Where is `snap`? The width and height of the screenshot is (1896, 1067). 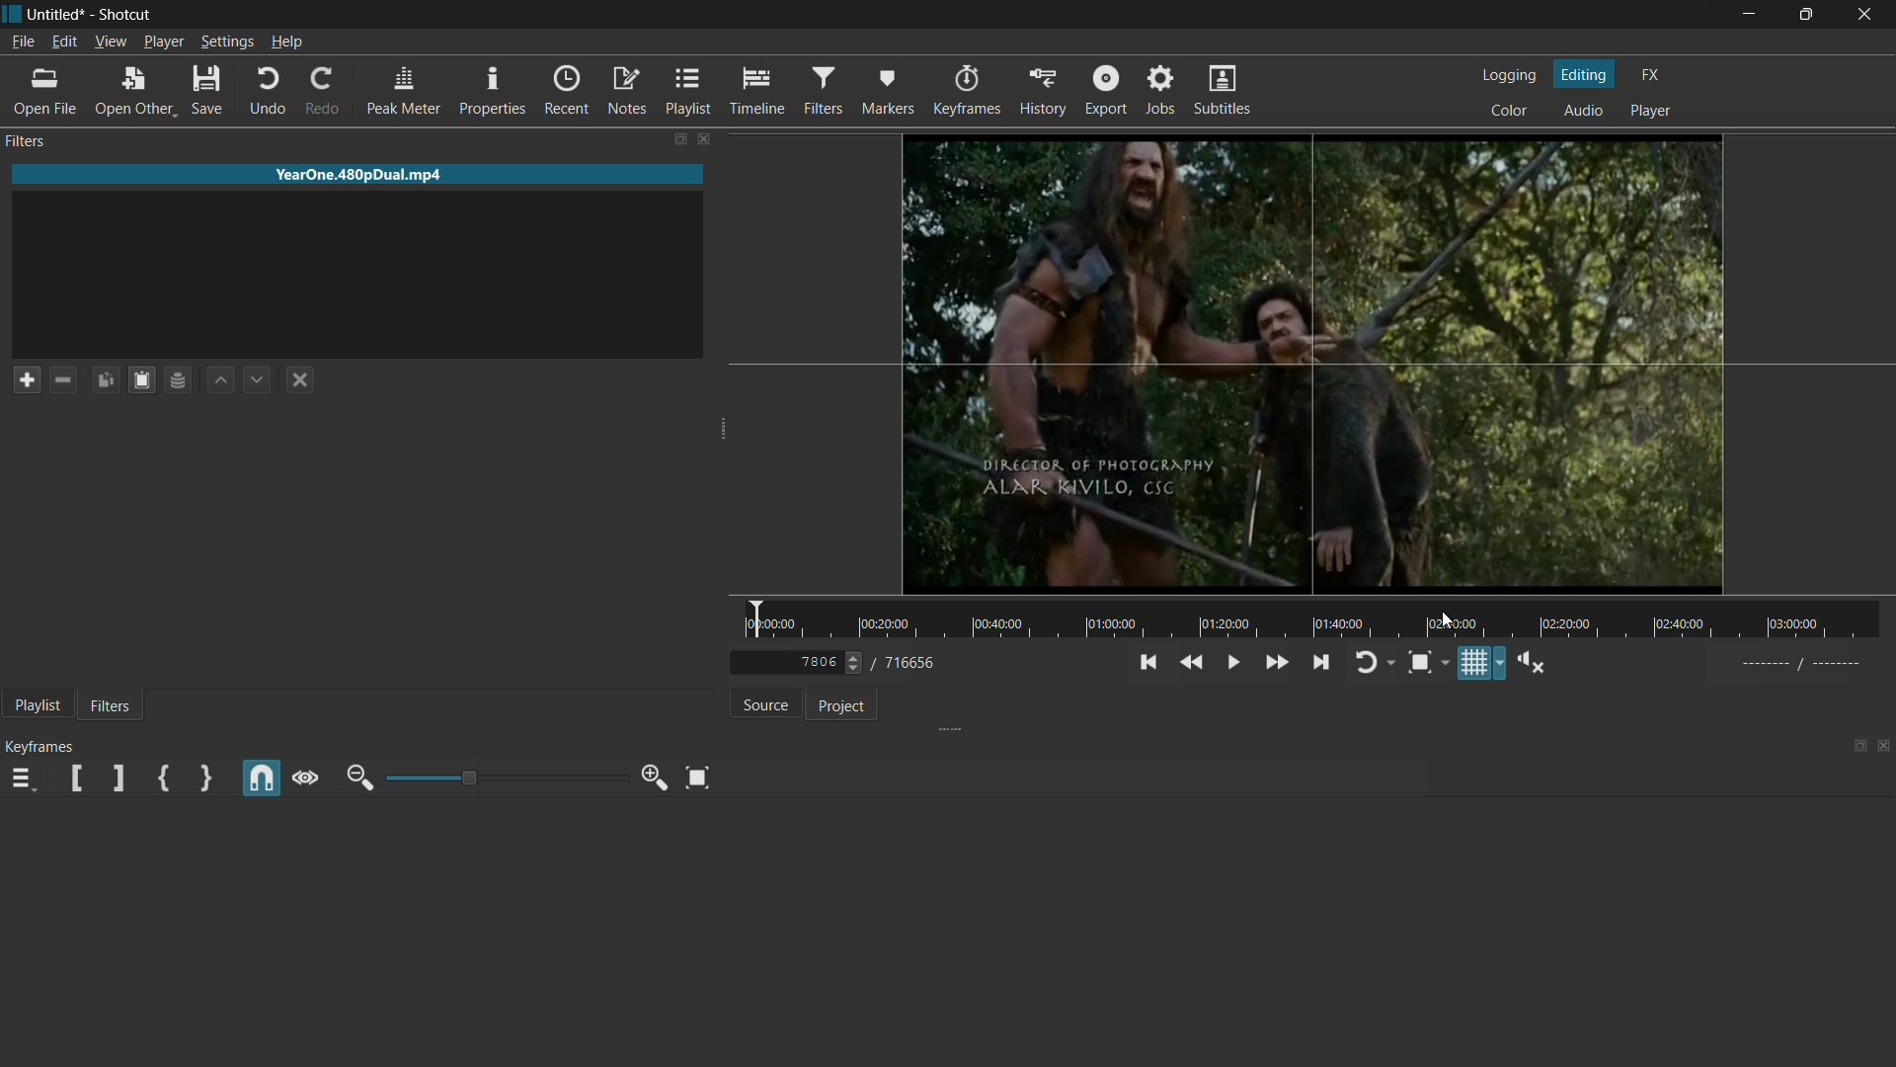 snap is located at coordinates (260, 779).